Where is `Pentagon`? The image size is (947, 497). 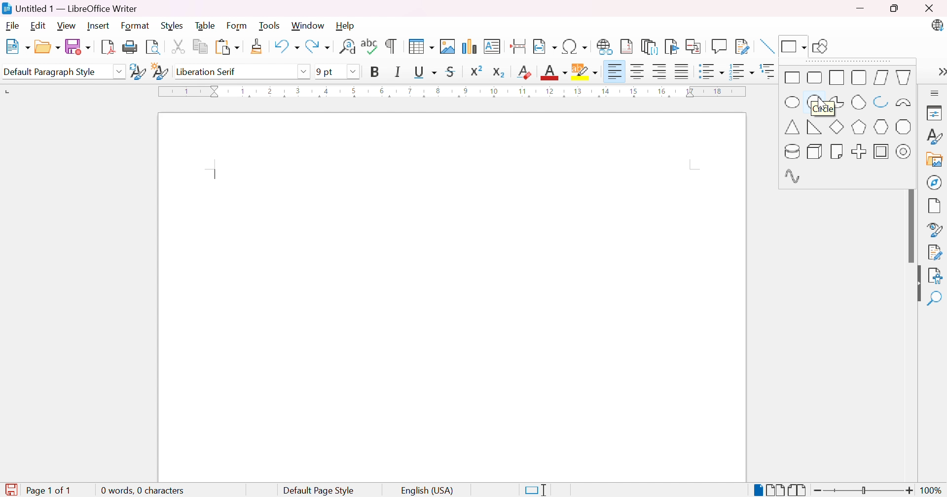
Pentagon is located at coordinates (860, 127).